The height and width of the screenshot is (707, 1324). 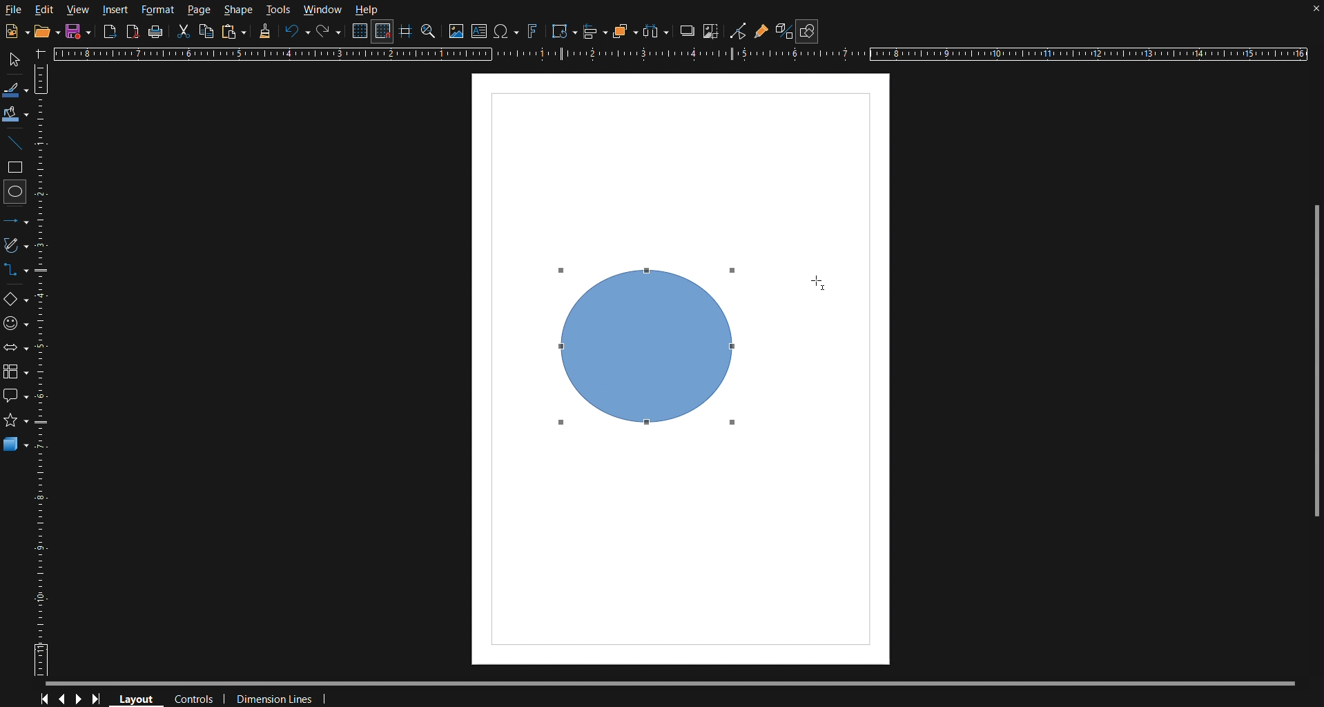 I want to click on Redo, so click(x=326, y=32).